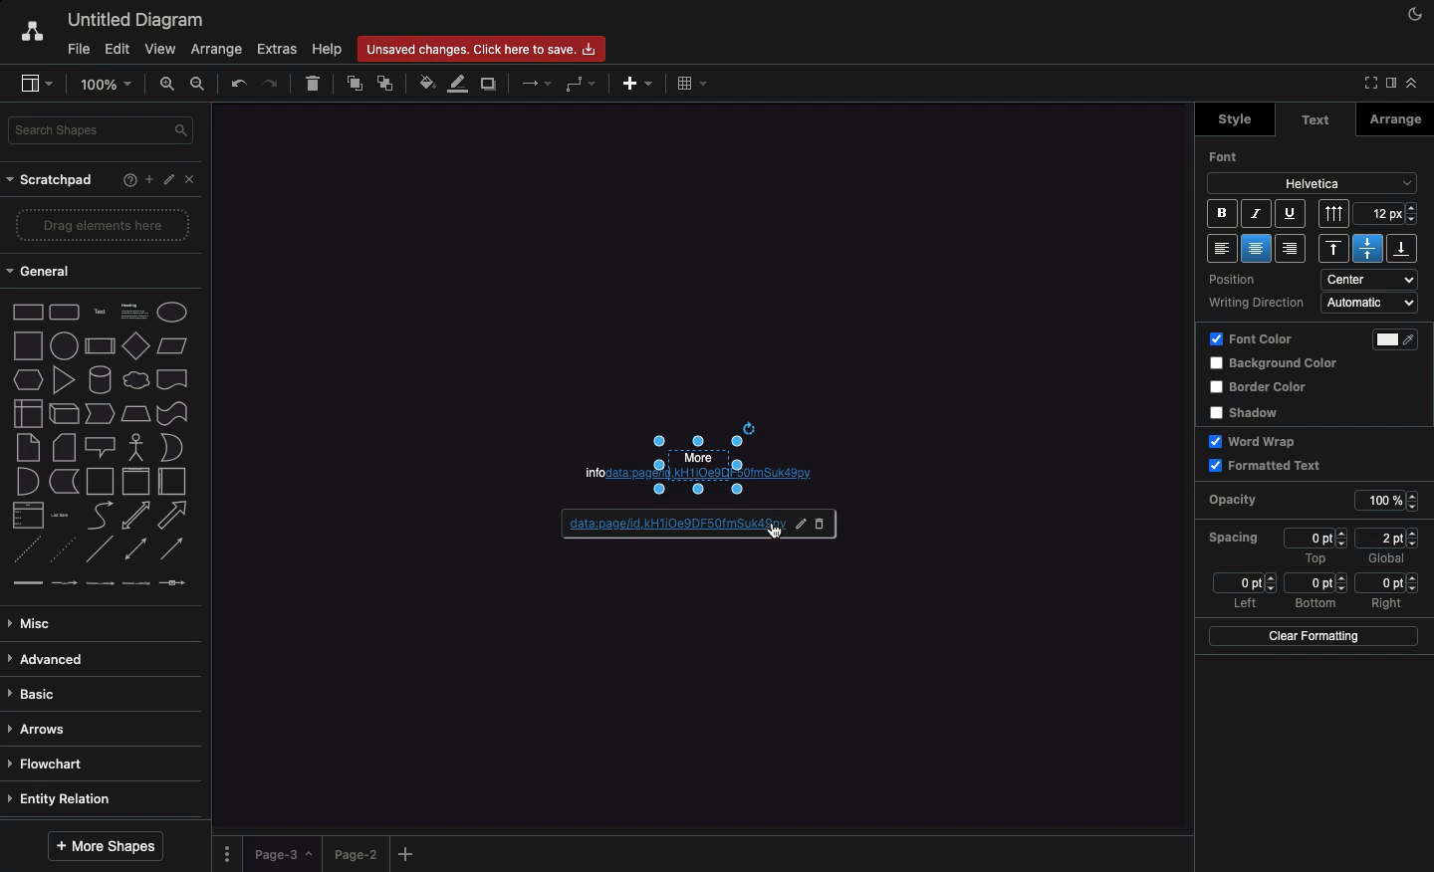 The image size is (1434, 872). Describe the element at coordinates (1367, 248) in the screenshot. I see `Center ` at that location.